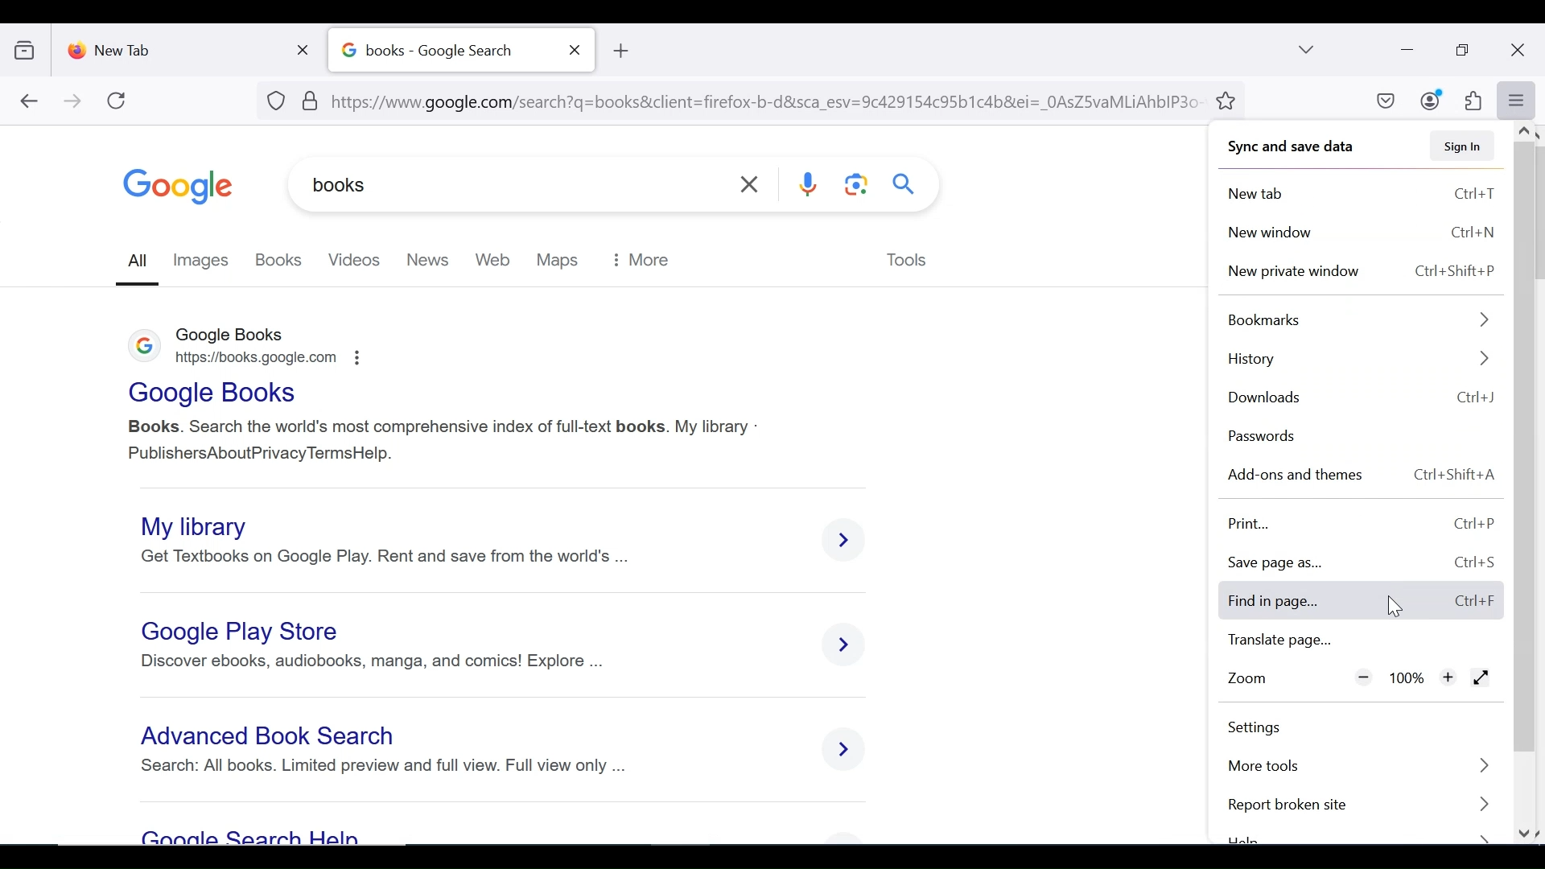 Image resolution: width=1545 pixels, height=869 pixels. I want to click on new window, so click(1362, 233).